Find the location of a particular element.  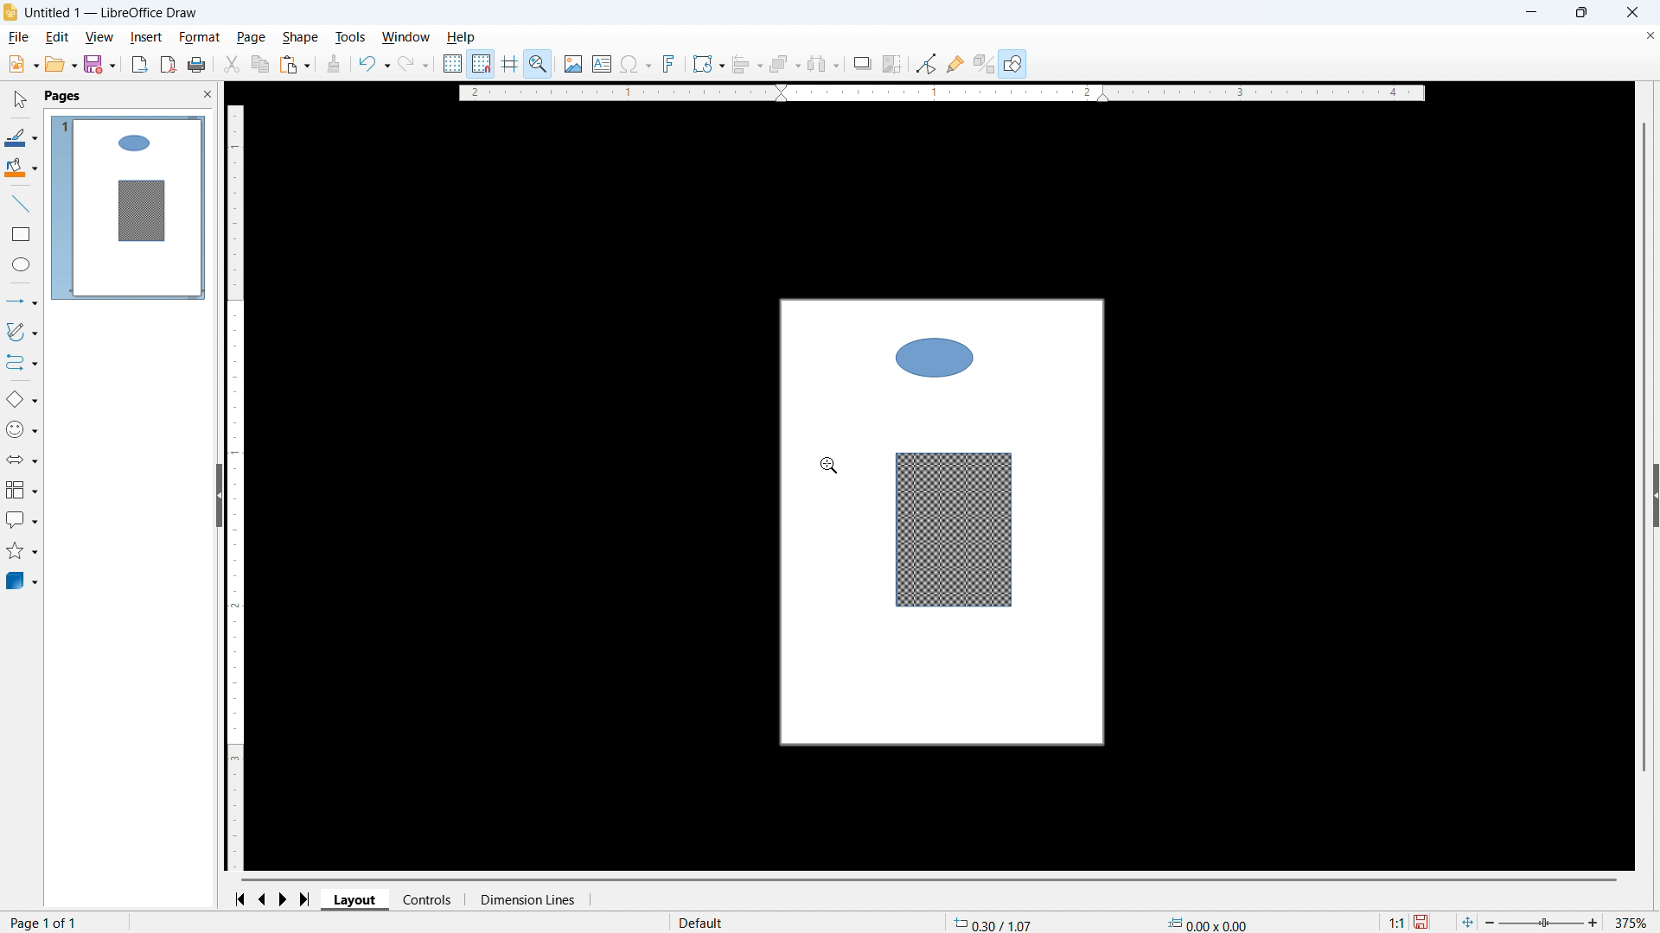

Horizontal ruler  is located at coordinates (942, 92).